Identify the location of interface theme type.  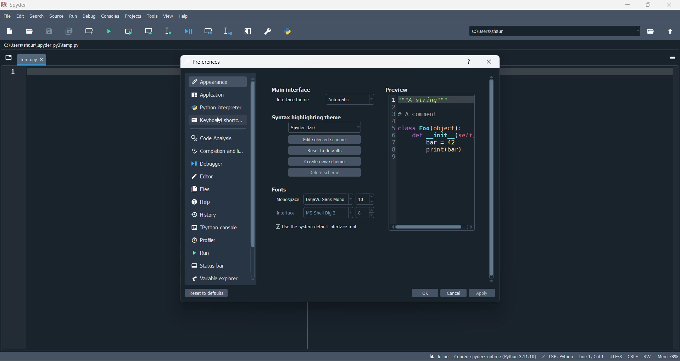
(351, 100).